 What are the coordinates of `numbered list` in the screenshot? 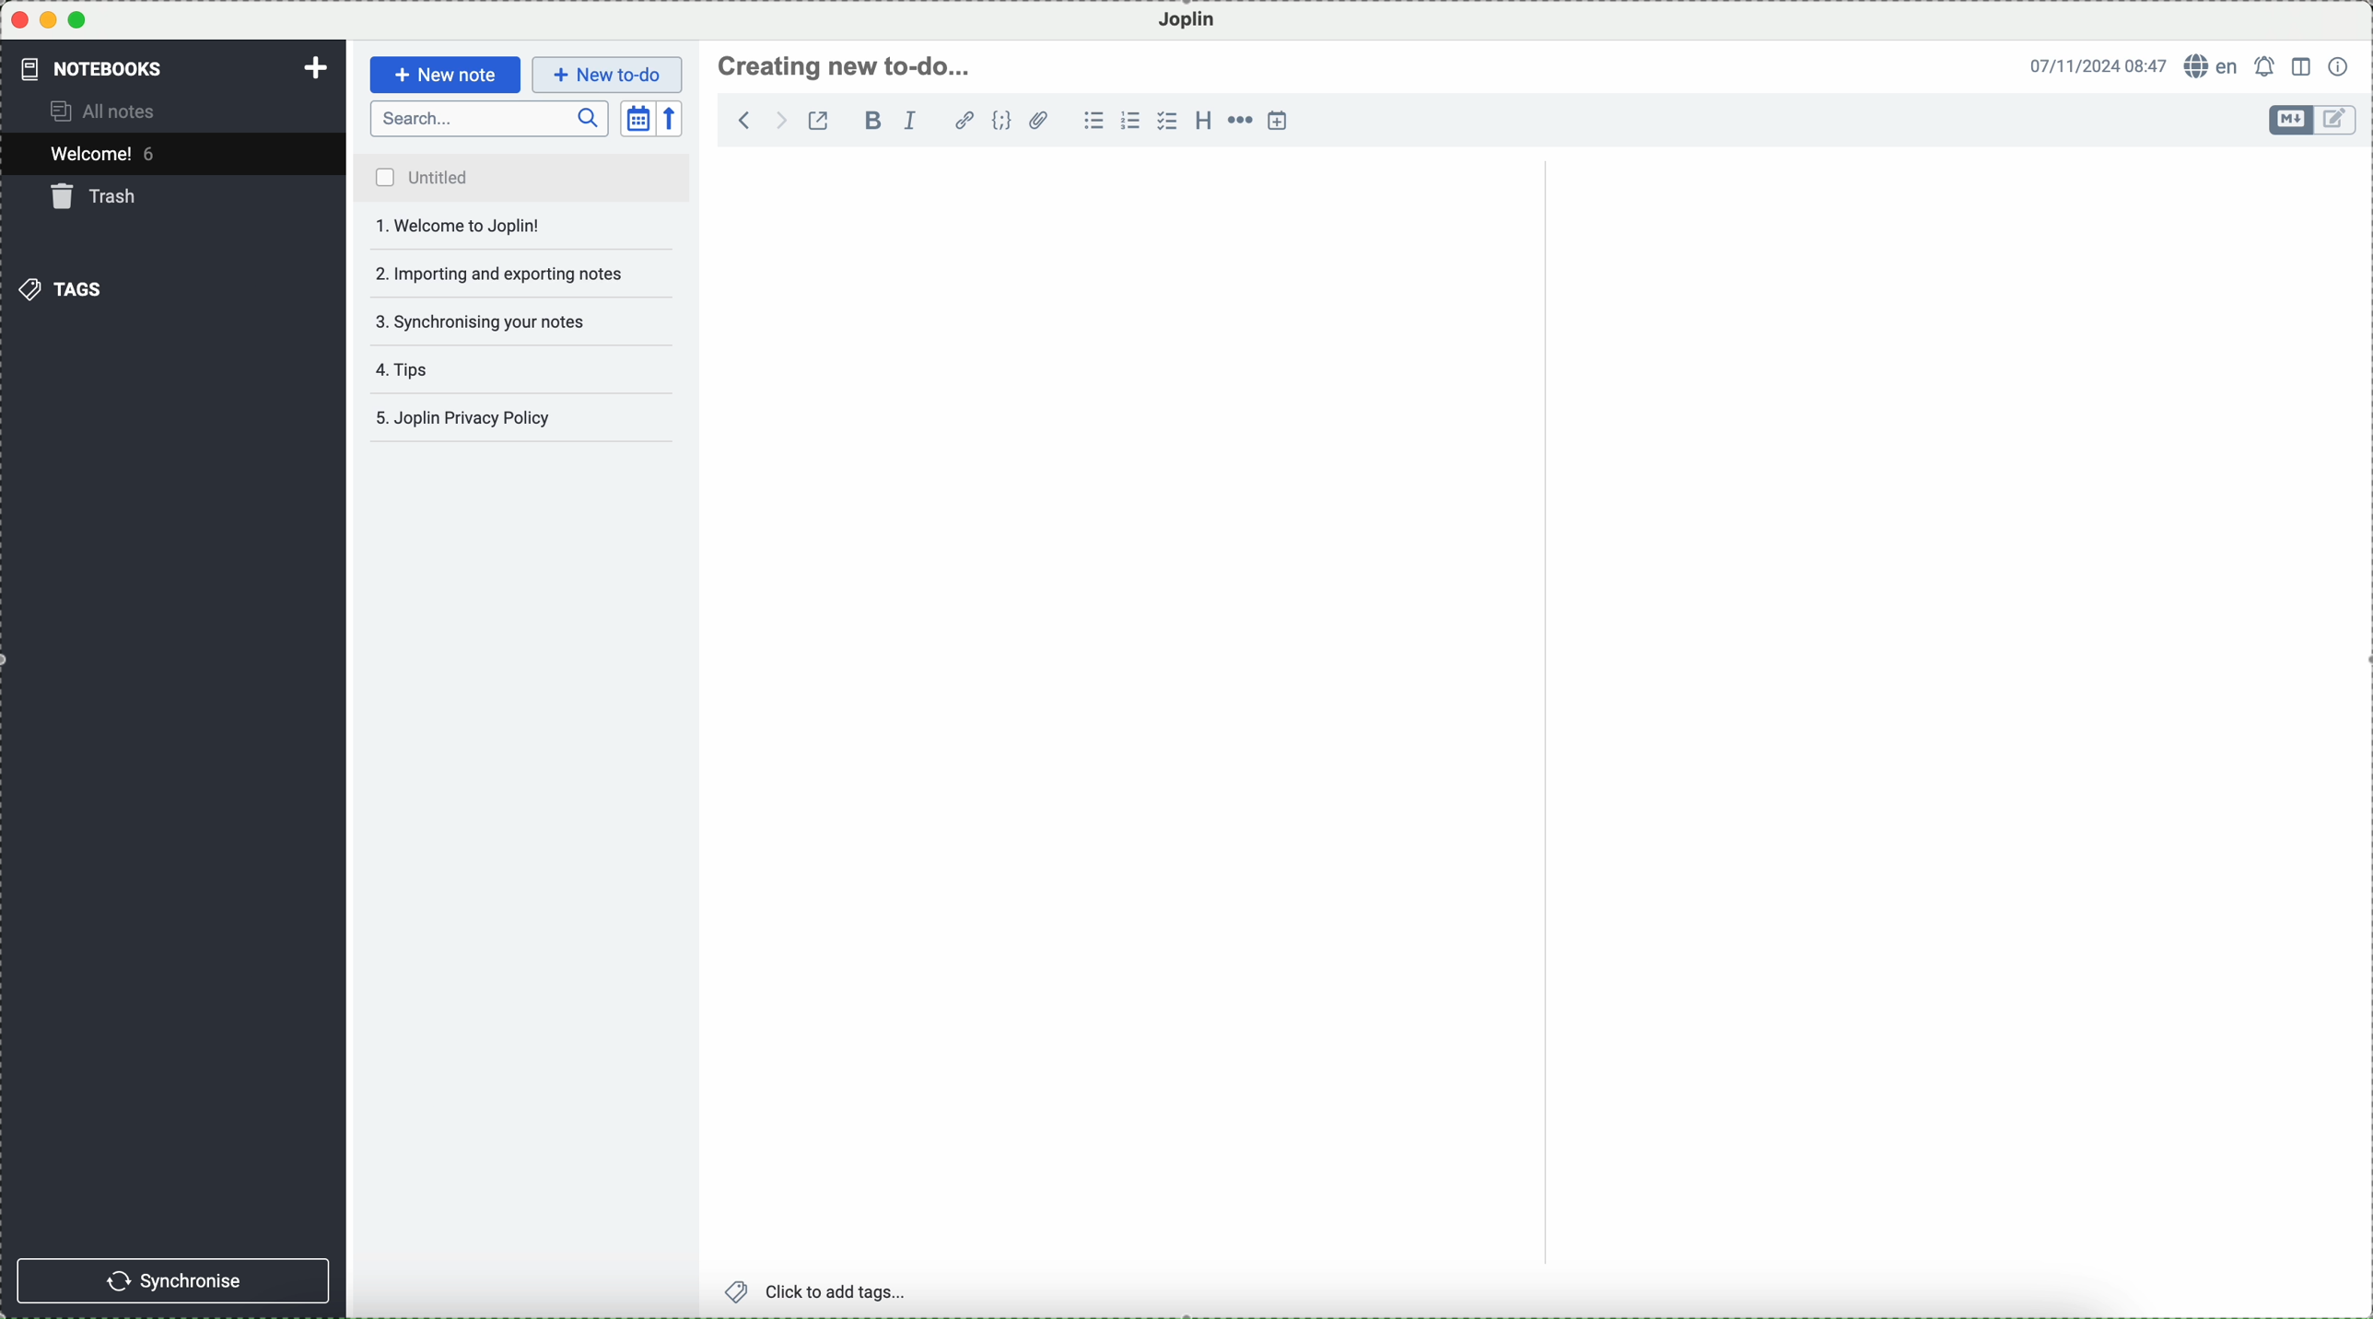 It's located at (1130, 121).